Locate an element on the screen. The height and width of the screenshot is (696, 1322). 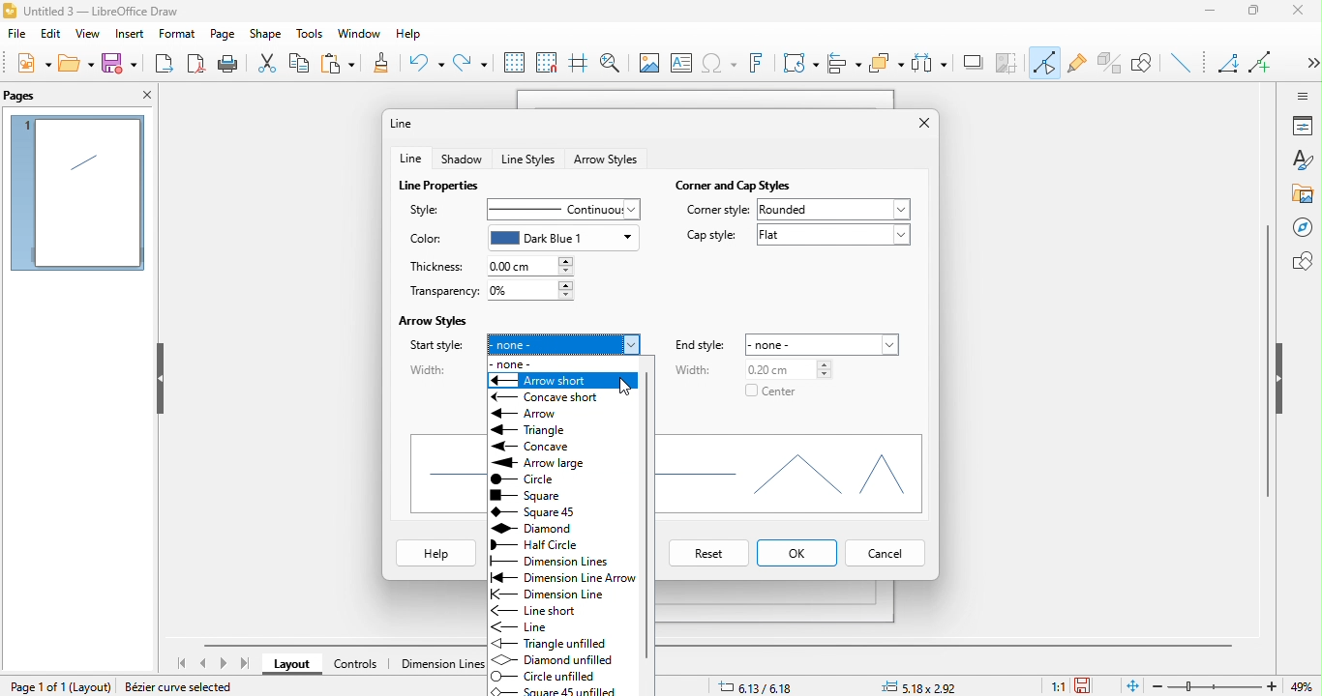
6.13/6.18 is located at coordinates (758, 686).